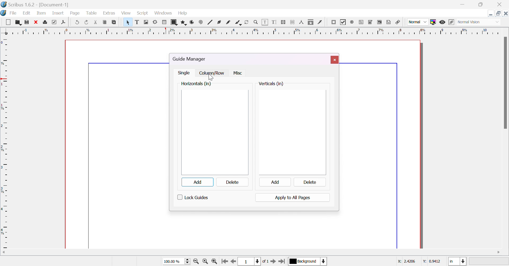  What do you see at coordinates (211, 22) in the screenshot?
I see `line` at bounding box center [211, 22].